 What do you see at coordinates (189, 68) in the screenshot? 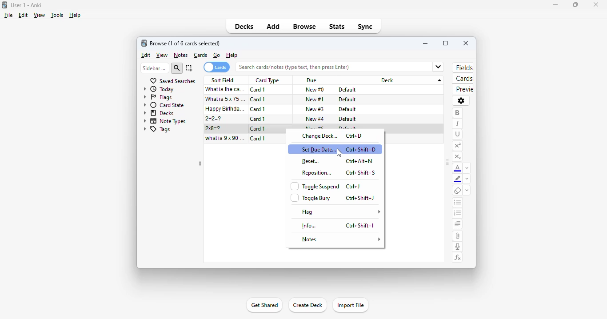
I see `select` at bounding box center [189, 68].